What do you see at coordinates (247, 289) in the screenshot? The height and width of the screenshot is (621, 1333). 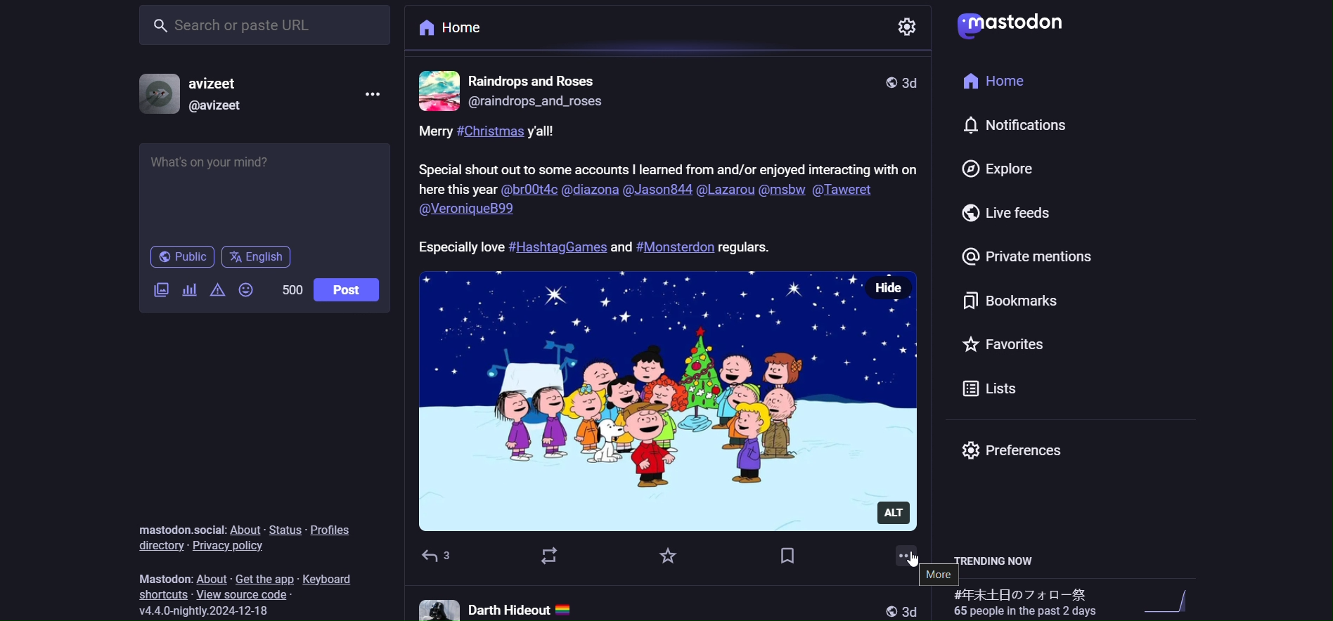 I see `emoji` at bounding box center [247, 289].